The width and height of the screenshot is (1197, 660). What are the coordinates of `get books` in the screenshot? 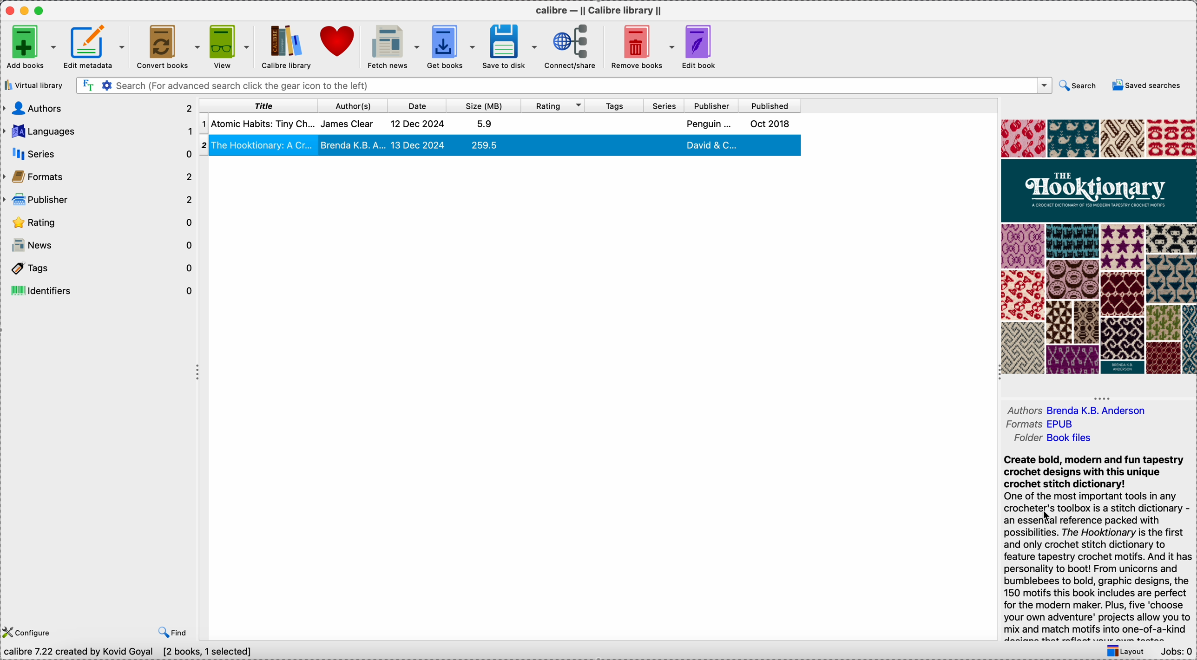 It's located at (455, 46).